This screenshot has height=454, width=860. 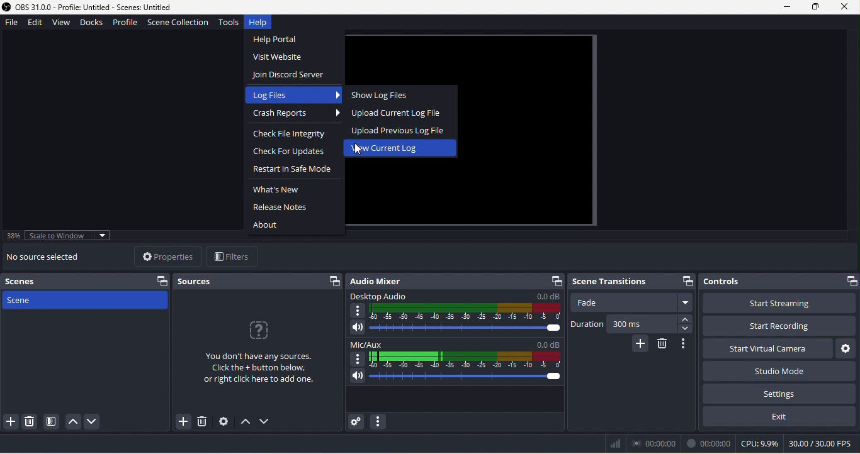 I want to click on volume, so click(x=456, y=379).